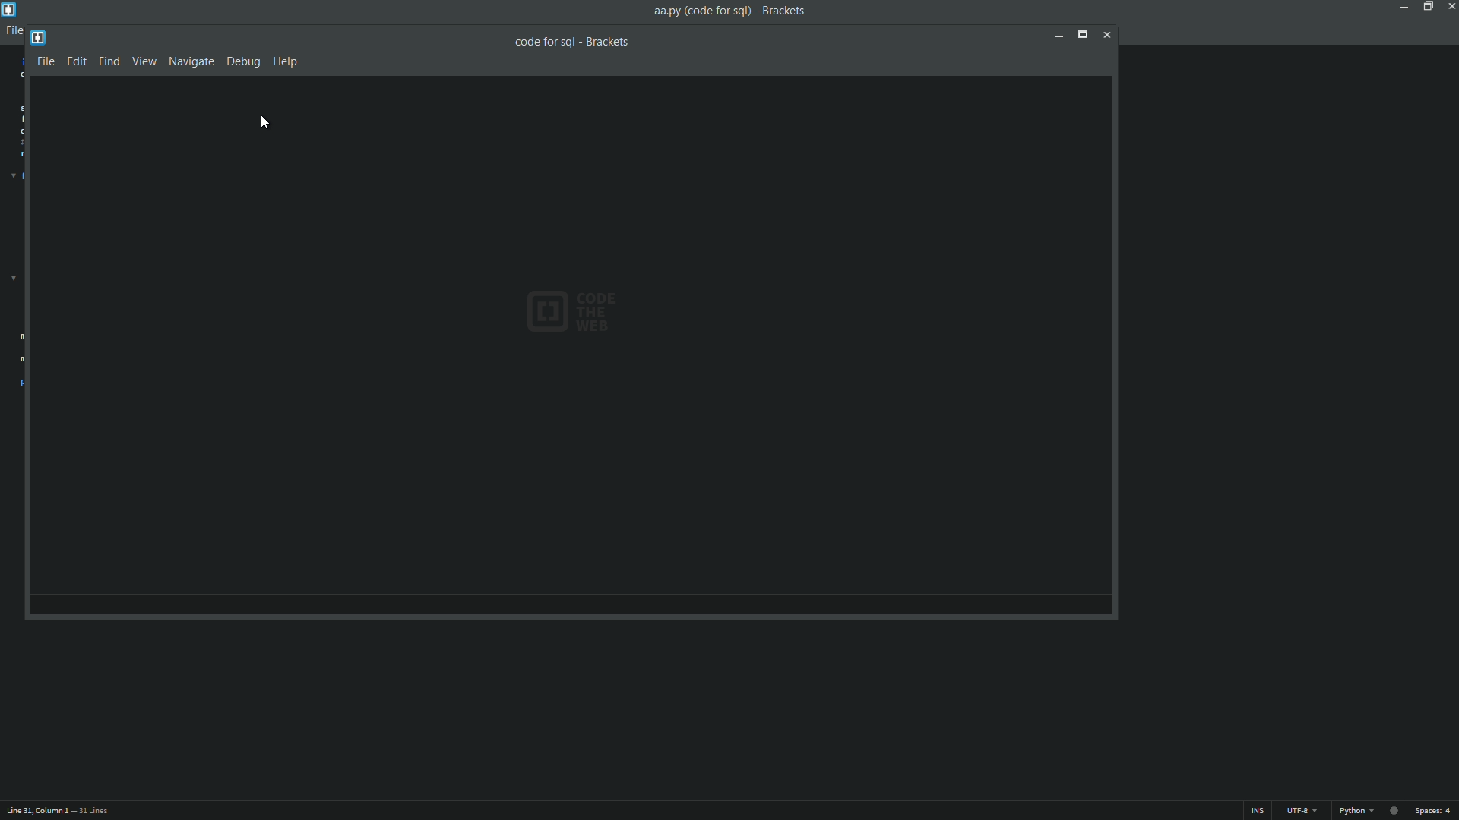 This screenshot has height=820, width=1459. I want to click on Navigation, so click(190, 61).